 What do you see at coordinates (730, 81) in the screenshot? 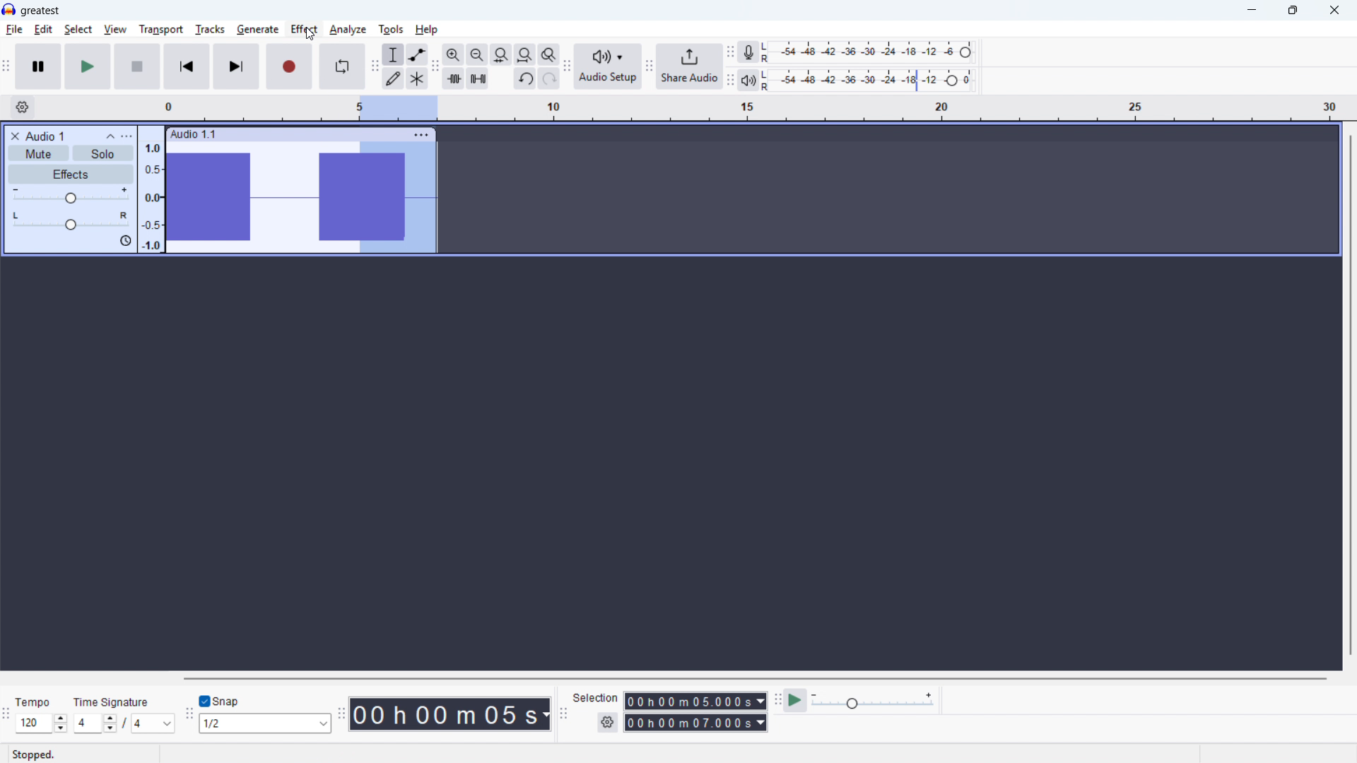
I see `Playback metre toolbar ` at bounding box center [730, 81].